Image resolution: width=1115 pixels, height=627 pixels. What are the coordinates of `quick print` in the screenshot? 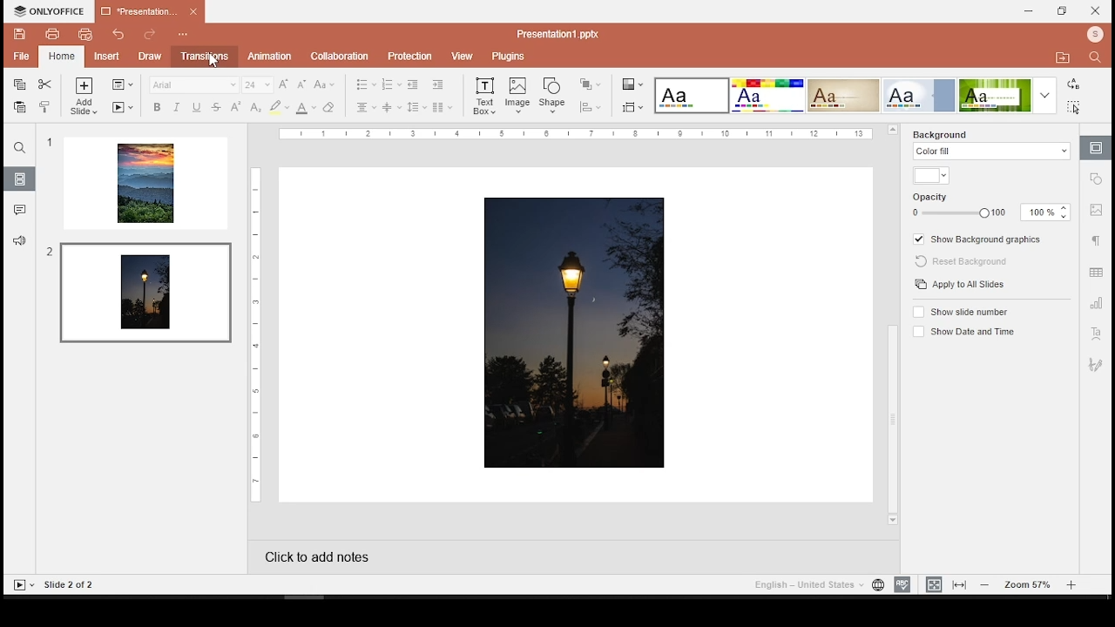 It's located at (81, 34).